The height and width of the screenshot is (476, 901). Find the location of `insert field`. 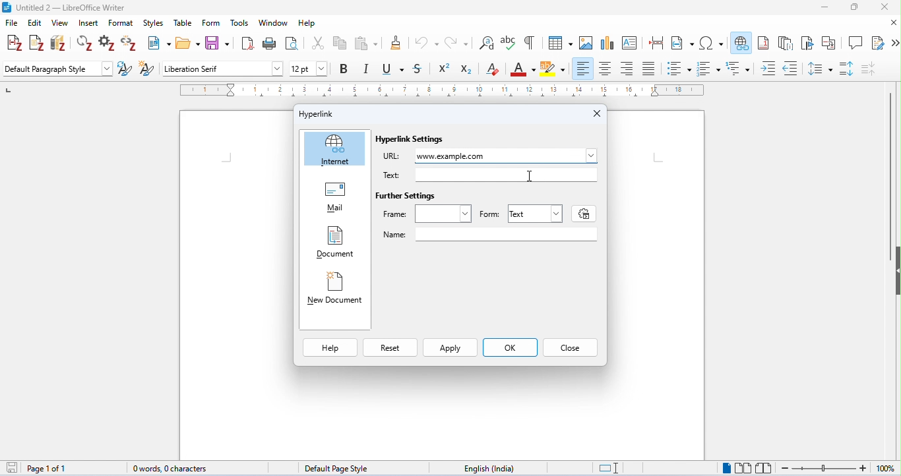

insert field is located at coordinates (683, 42).